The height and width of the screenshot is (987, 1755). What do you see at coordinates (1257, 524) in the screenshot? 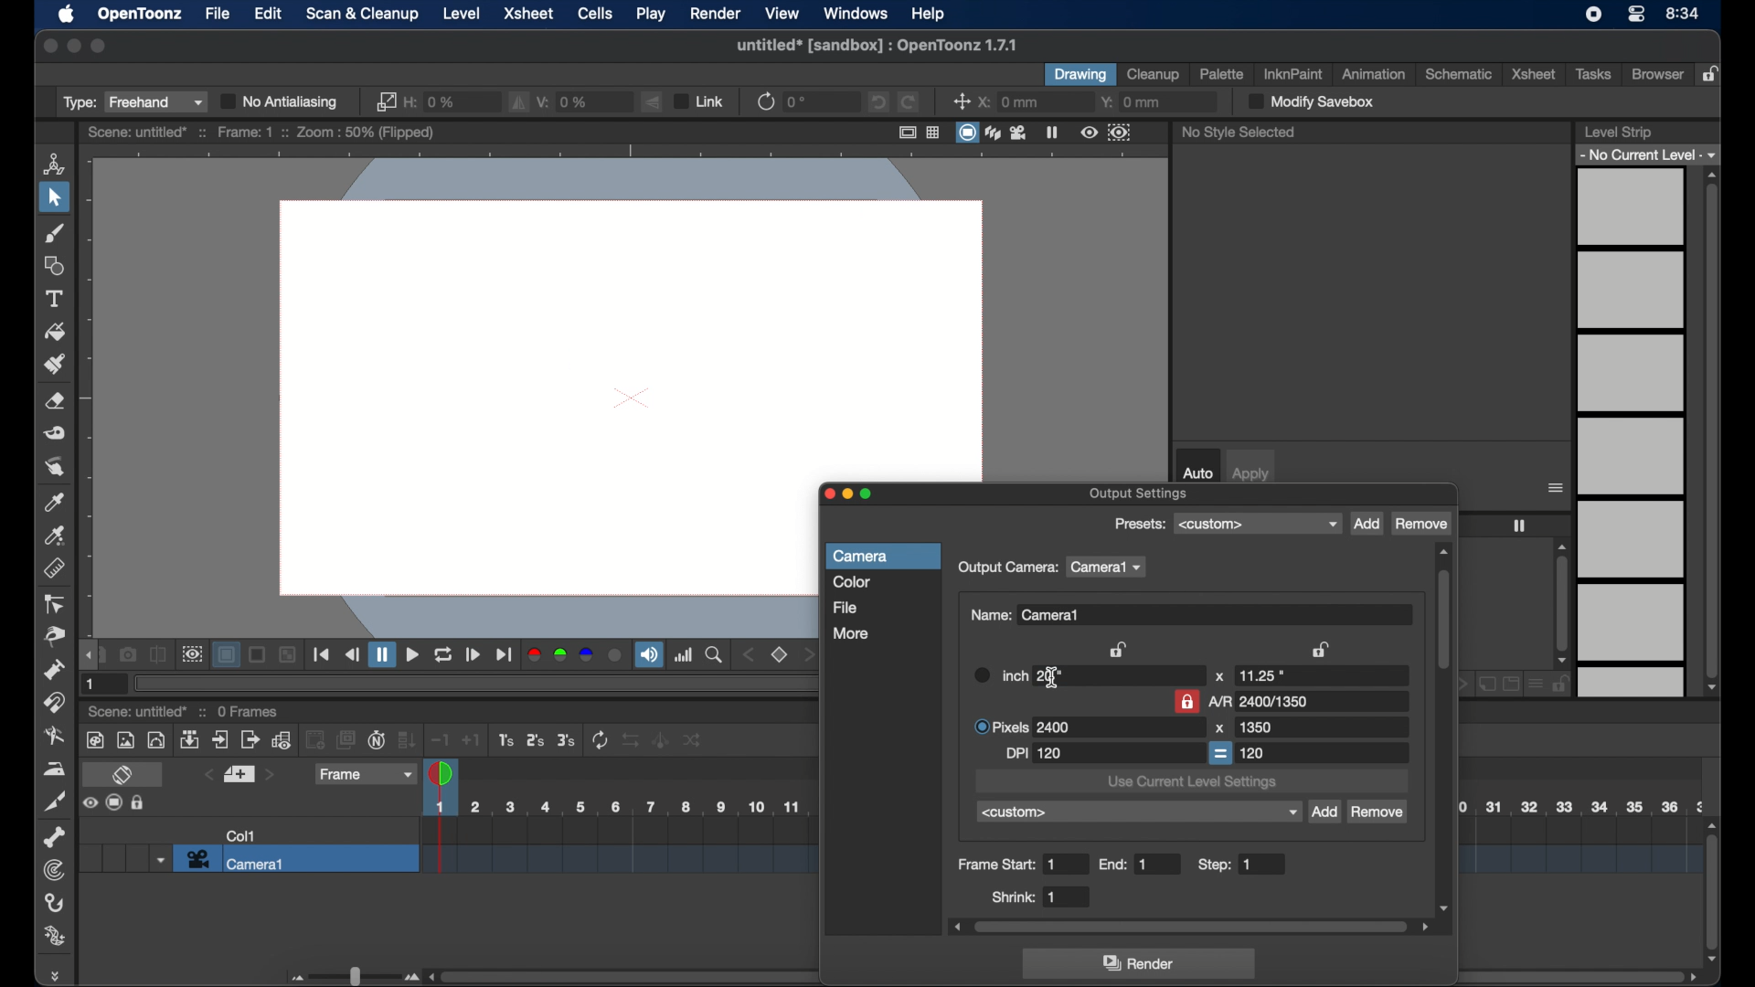
I see `presets` at bounding box center [1257, 524].